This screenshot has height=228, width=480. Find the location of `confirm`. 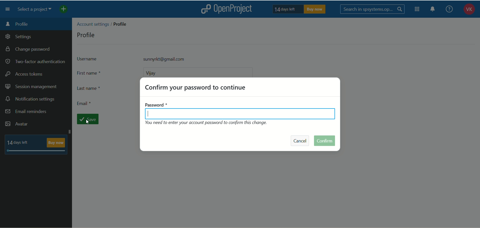

confirm is located at coordinates (325, 140).